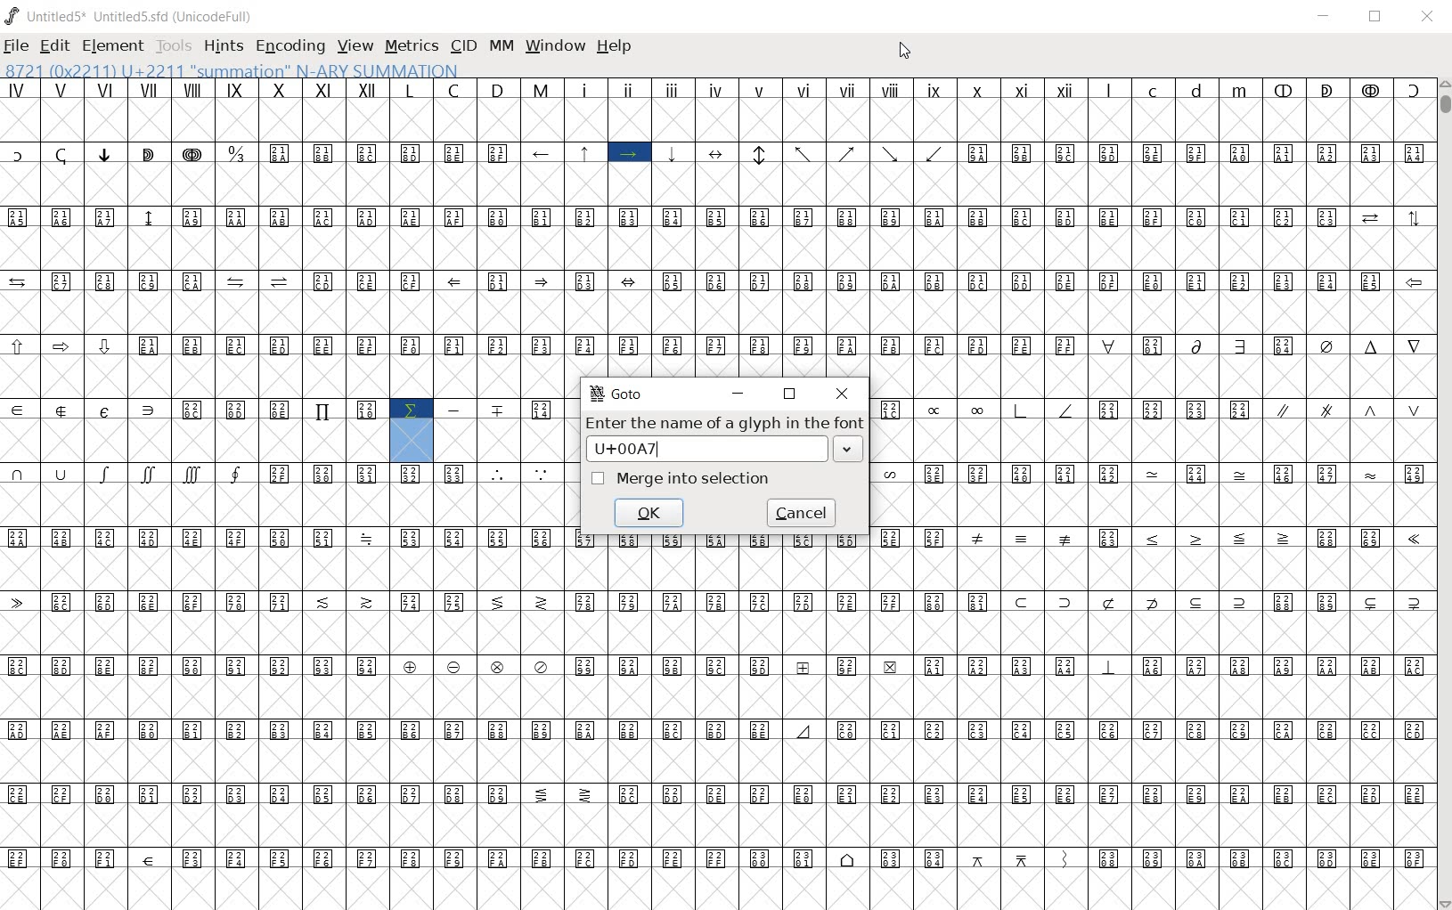 The height and width of the screenshot is (910, 1452). I want to click on input name box, so click(705, 449).